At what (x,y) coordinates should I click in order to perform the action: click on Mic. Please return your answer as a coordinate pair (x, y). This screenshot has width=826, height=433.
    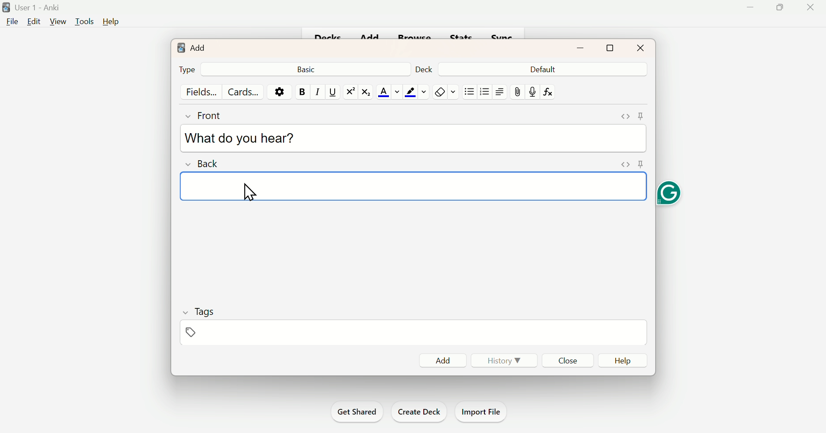
    Looking at the image, I should click on (532, 90).